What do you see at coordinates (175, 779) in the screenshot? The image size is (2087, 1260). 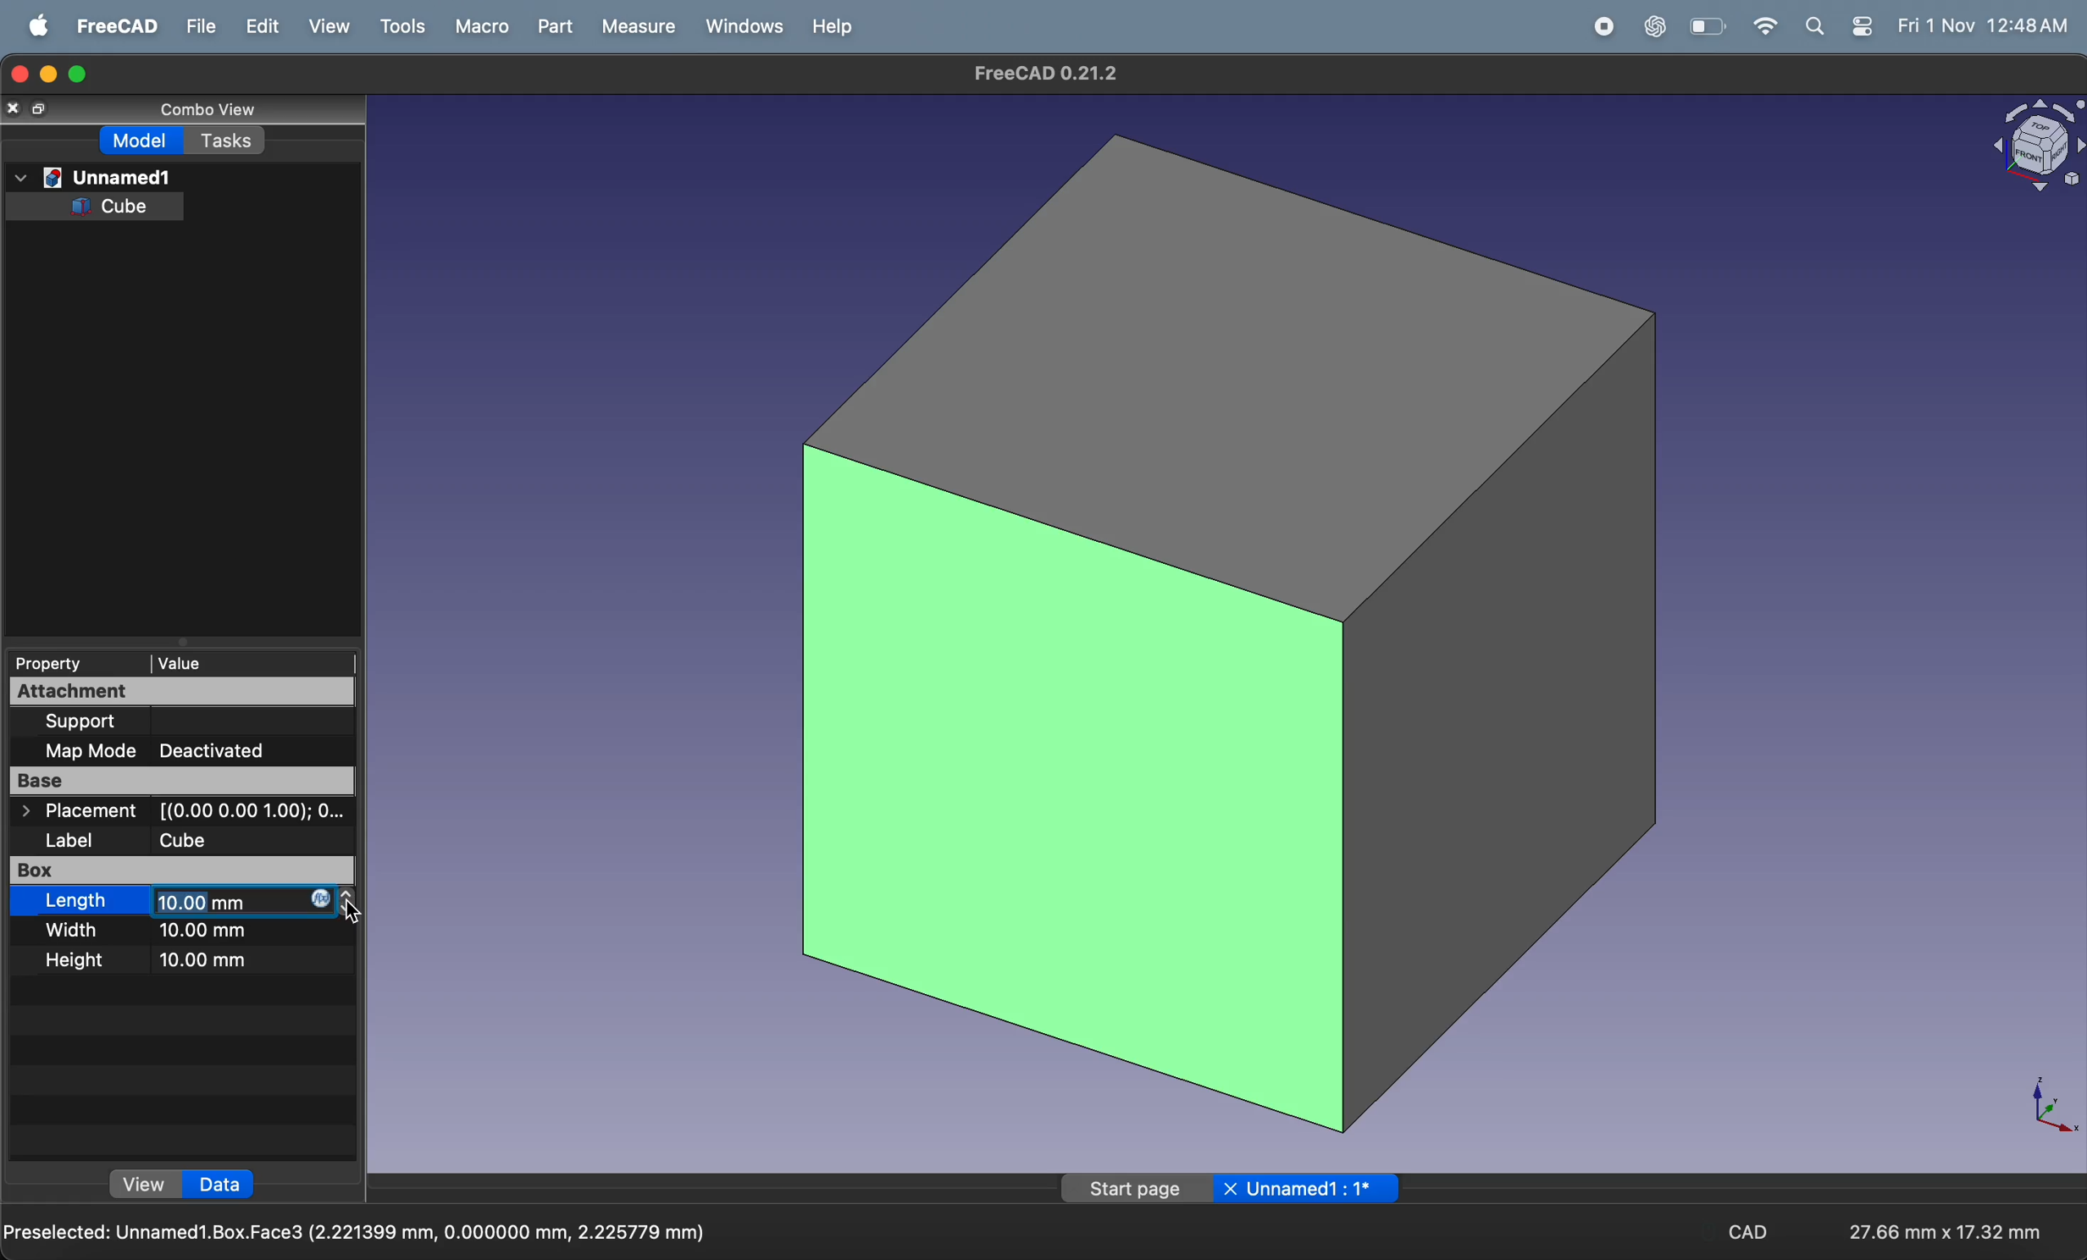 I see `base` at bounding box center [175, 779].